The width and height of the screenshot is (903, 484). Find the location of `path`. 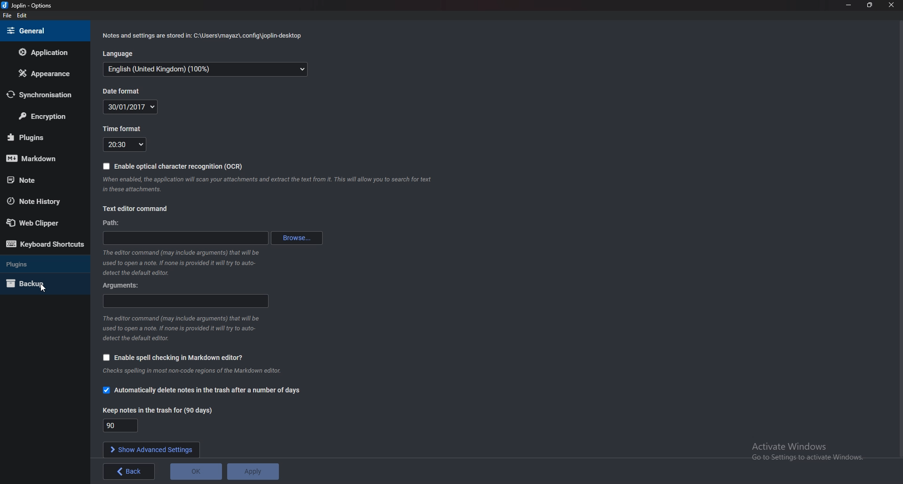

path is located at coordinates (112, 222).